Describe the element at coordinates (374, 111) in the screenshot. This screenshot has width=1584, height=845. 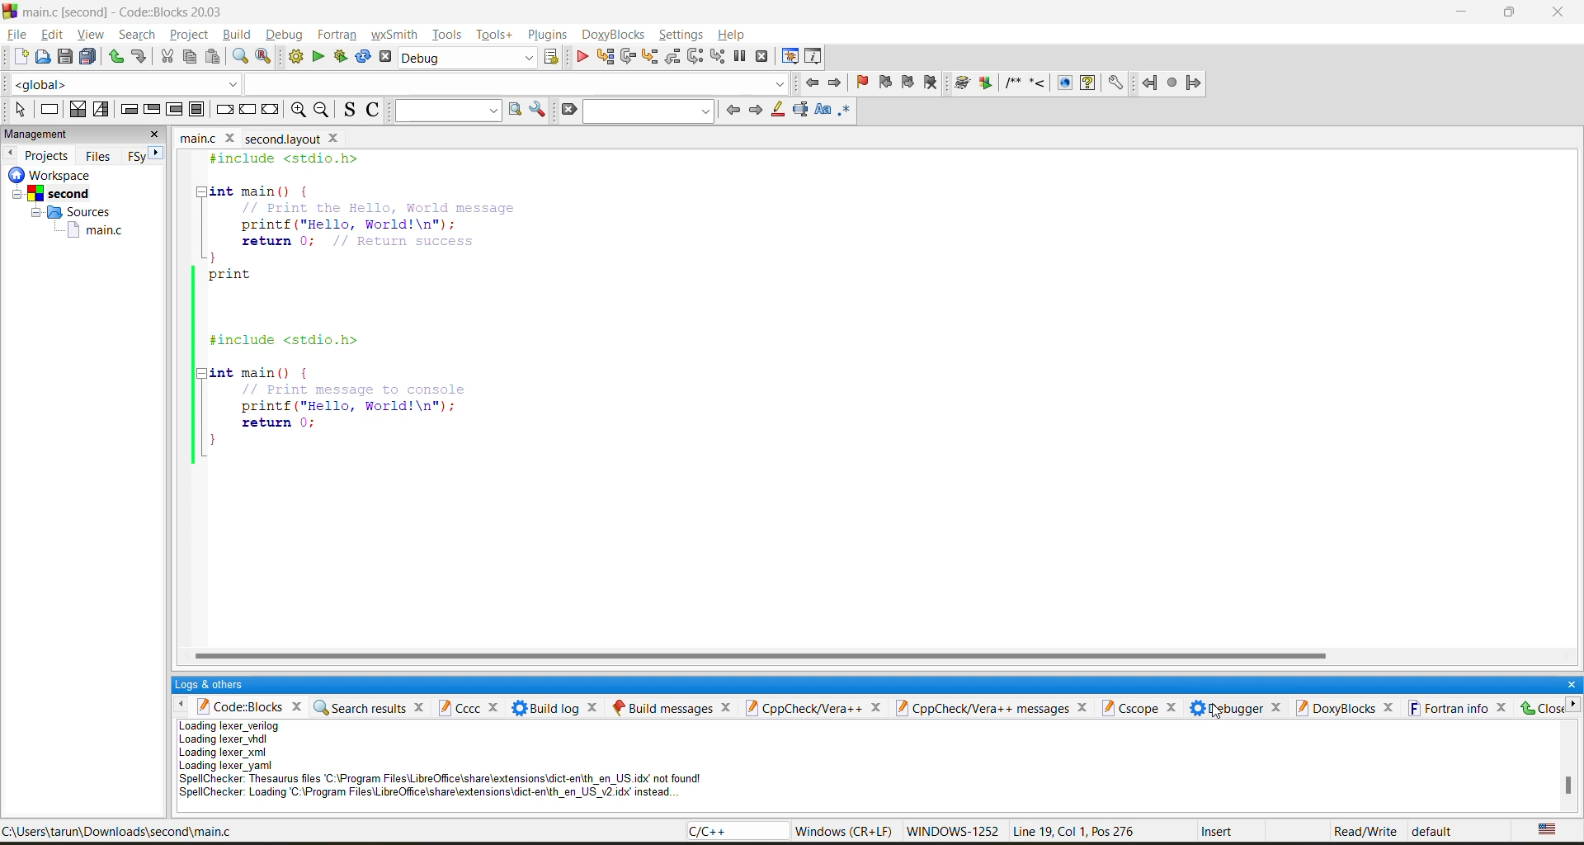
I see `toggle comments` at that location.